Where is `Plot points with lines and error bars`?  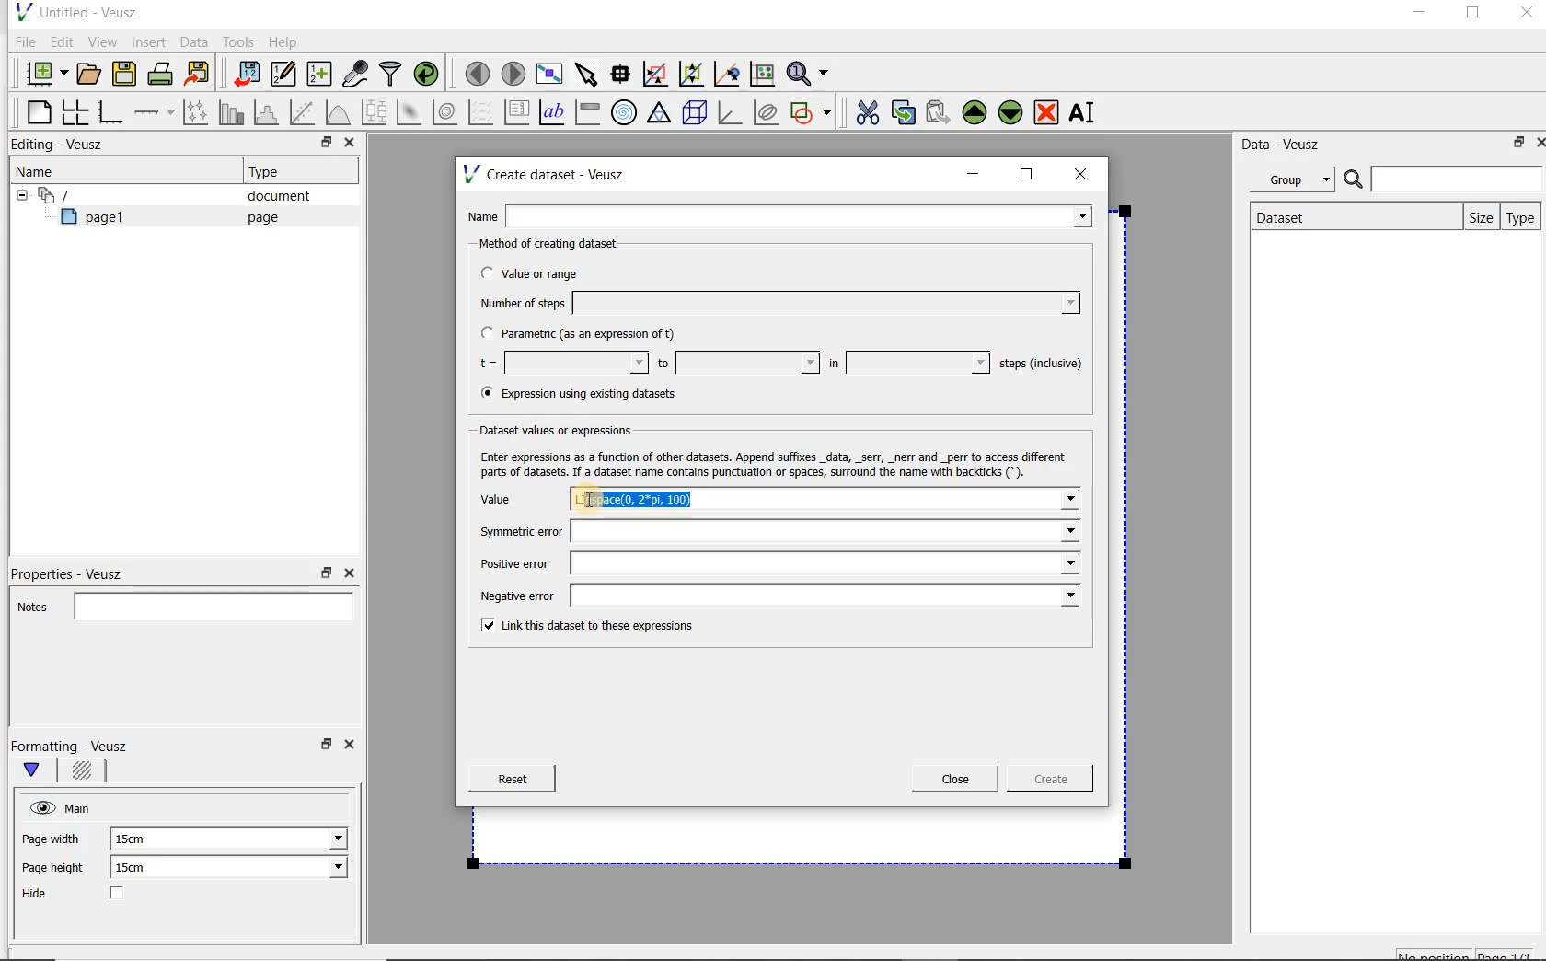 Plot points with lines and error bars is located at coordinates (197, 111).